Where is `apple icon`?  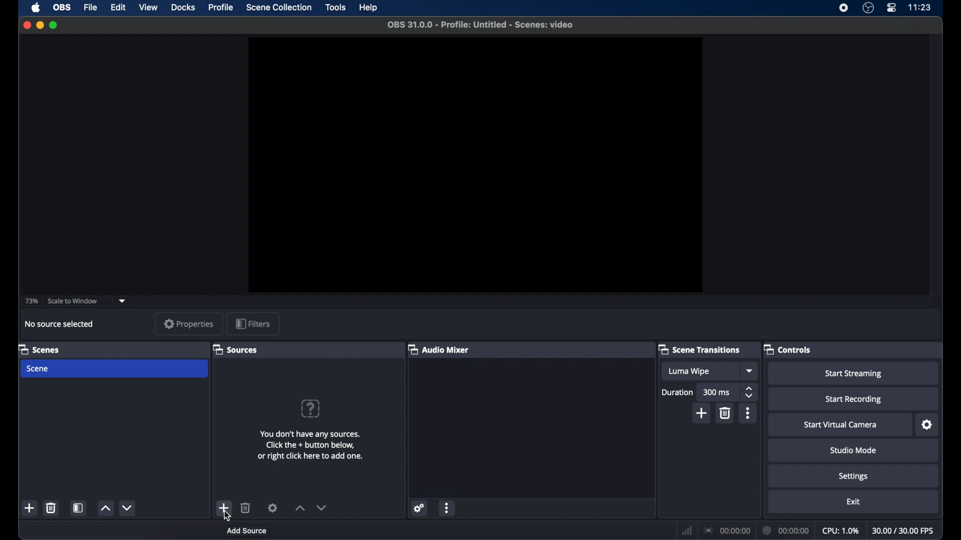
apple icon is located at coordinates (36, 8).